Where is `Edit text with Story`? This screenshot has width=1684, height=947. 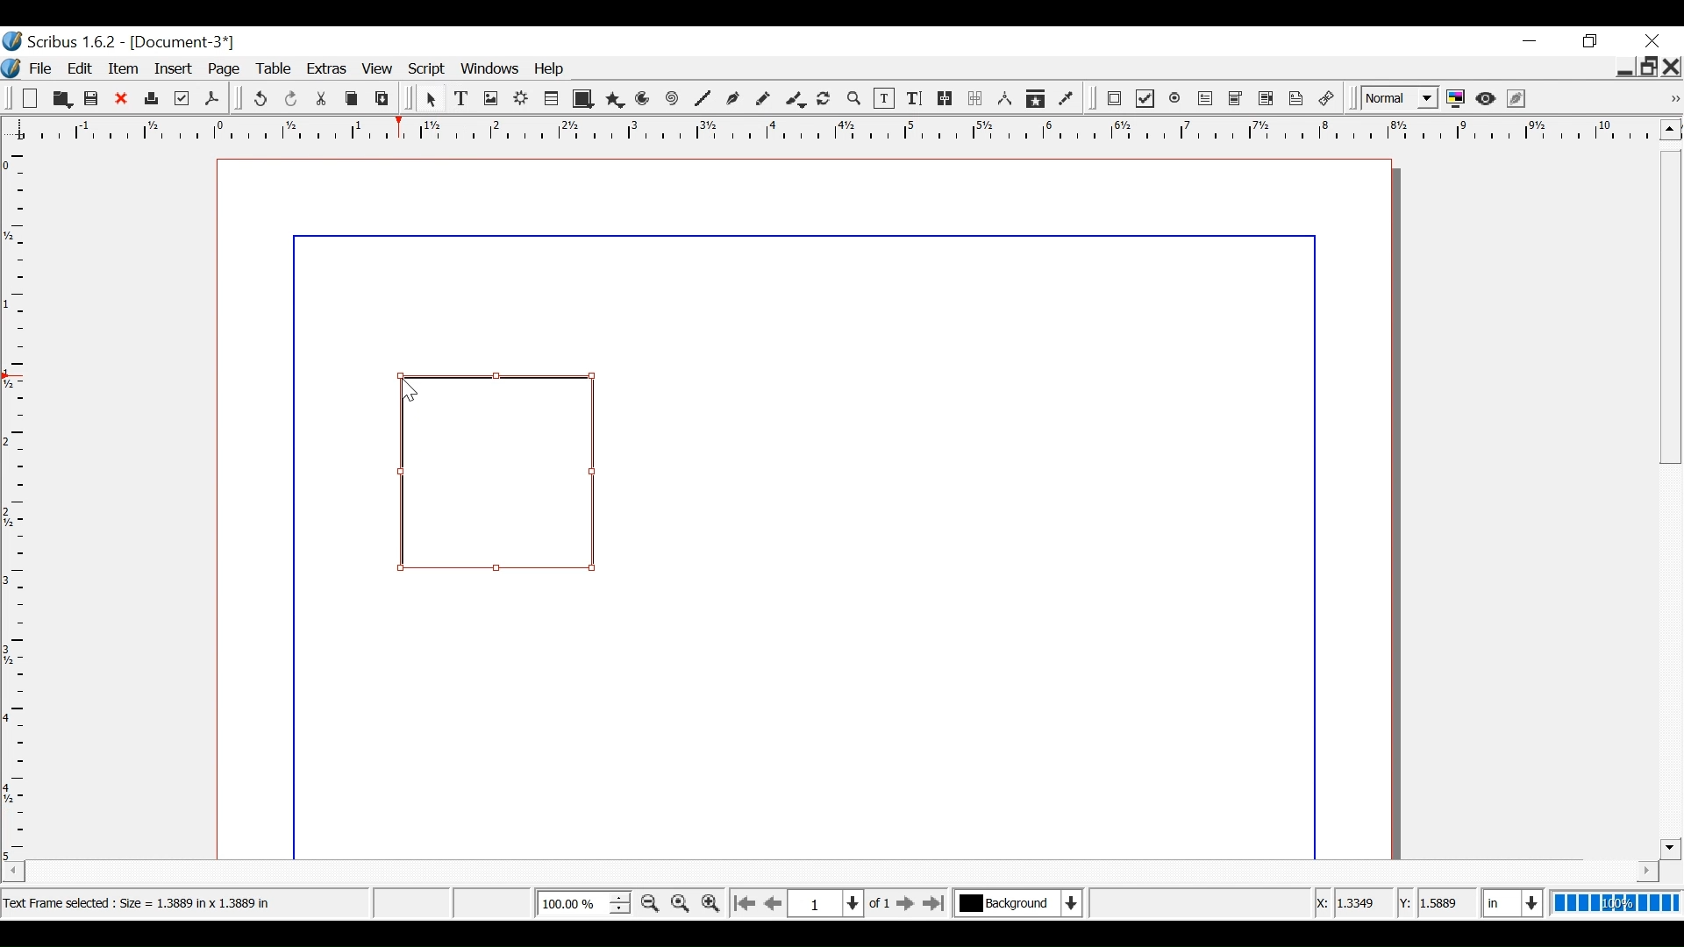 Edit text with Story is located at coordinates (914, 99).